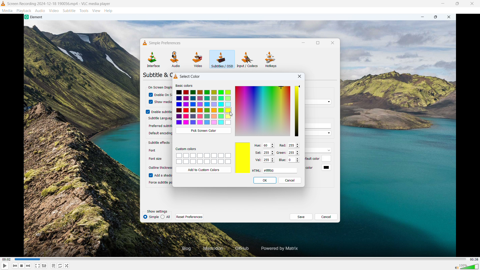 The height and width of the screenshot is (270, 480). What do you see at coordinates (158, 182) in the screenshot?
I see `| Force subtitle position` at bounding box center [158, 182].